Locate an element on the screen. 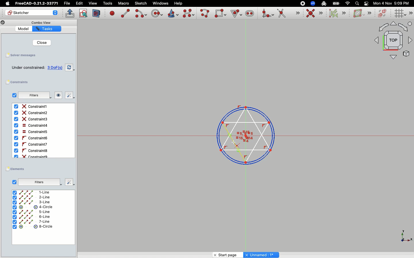 This screenshot has width=414, height=258. Tasks is located at coordinates (48, 29).